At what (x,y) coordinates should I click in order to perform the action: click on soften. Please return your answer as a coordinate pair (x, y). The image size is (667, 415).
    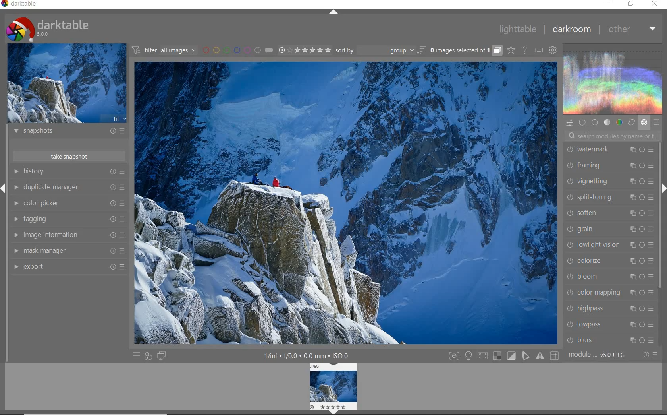
    Looking at the image, I should click on (609, 213).